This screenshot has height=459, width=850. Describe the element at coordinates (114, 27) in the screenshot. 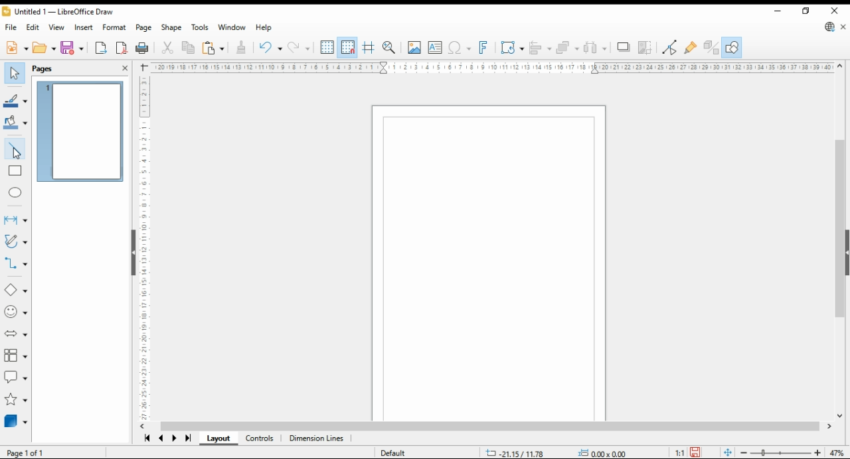

I see `format` at that location.